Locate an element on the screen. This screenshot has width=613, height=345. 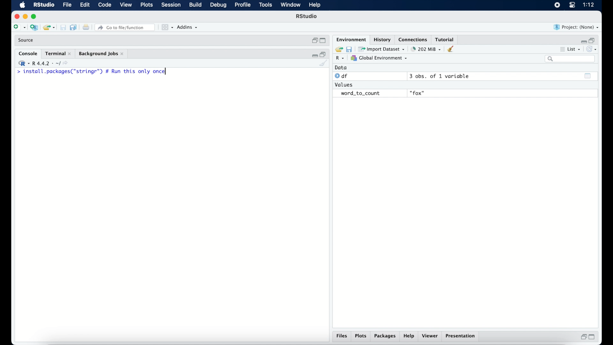
save is located at coordinates (64, 28).